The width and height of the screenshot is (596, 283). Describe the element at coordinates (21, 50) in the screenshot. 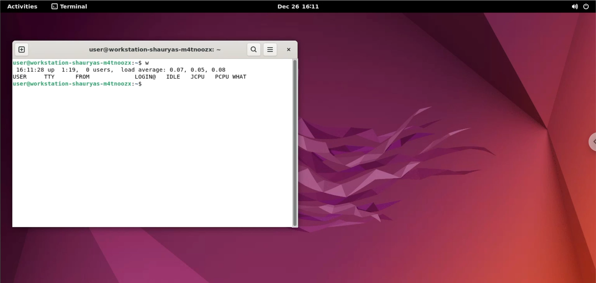

I see `new tab` at that location.